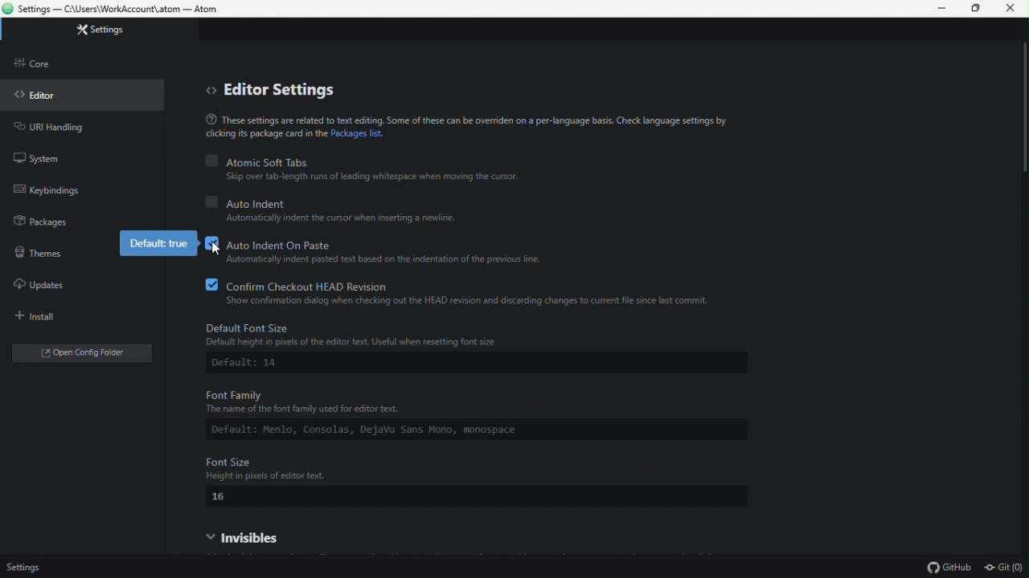  What do you see at coordinates (938, 10) in the screenshot?
I see `Minimize` at bounding box center [938, 10].